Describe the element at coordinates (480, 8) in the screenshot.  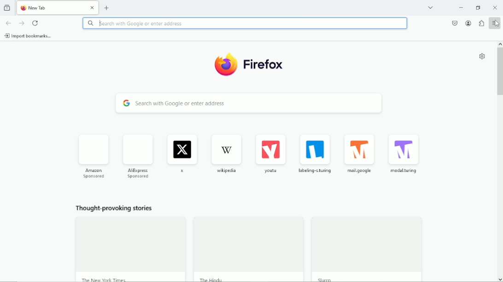
I see `Restore down` at that location.